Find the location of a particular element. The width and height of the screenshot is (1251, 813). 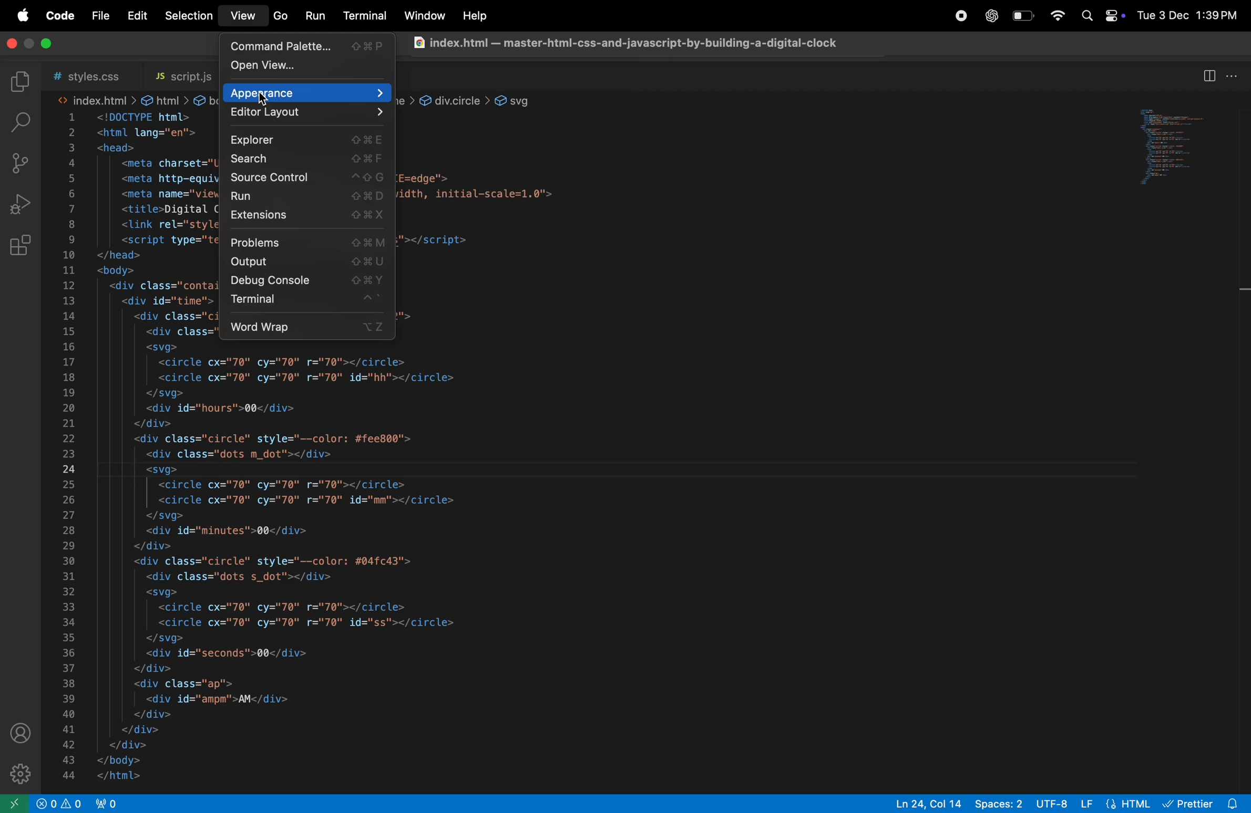

selection is located at coordinates (186, 15).